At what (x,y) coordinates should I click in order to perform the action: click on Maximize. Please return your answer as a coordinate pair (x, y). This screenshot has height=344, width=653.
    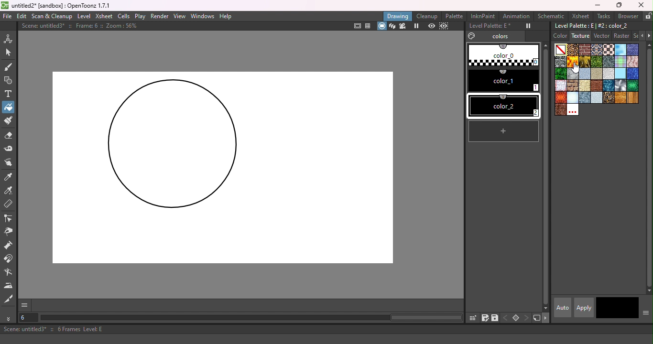
    Looking at the image, I should click on (617, 5).